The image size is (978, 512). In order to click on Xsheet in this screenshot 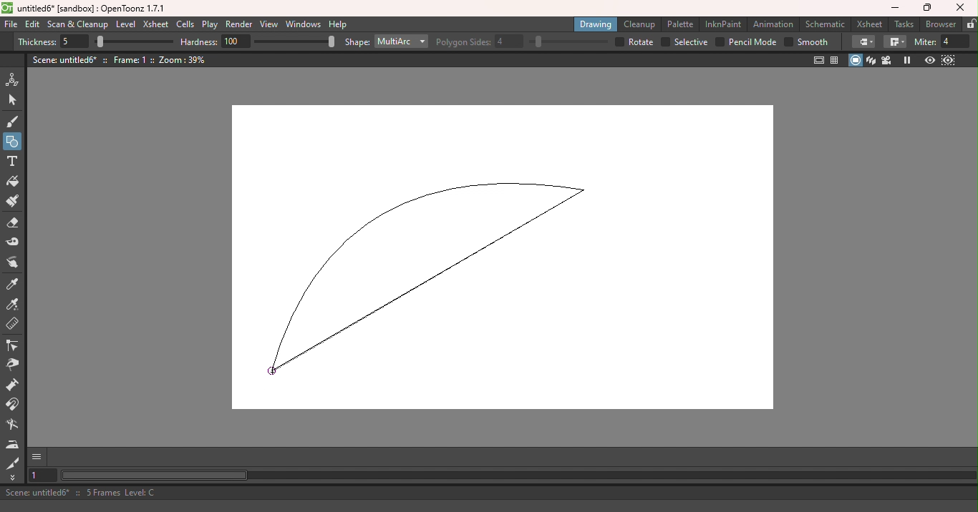, I will do `click(155, 24)`.